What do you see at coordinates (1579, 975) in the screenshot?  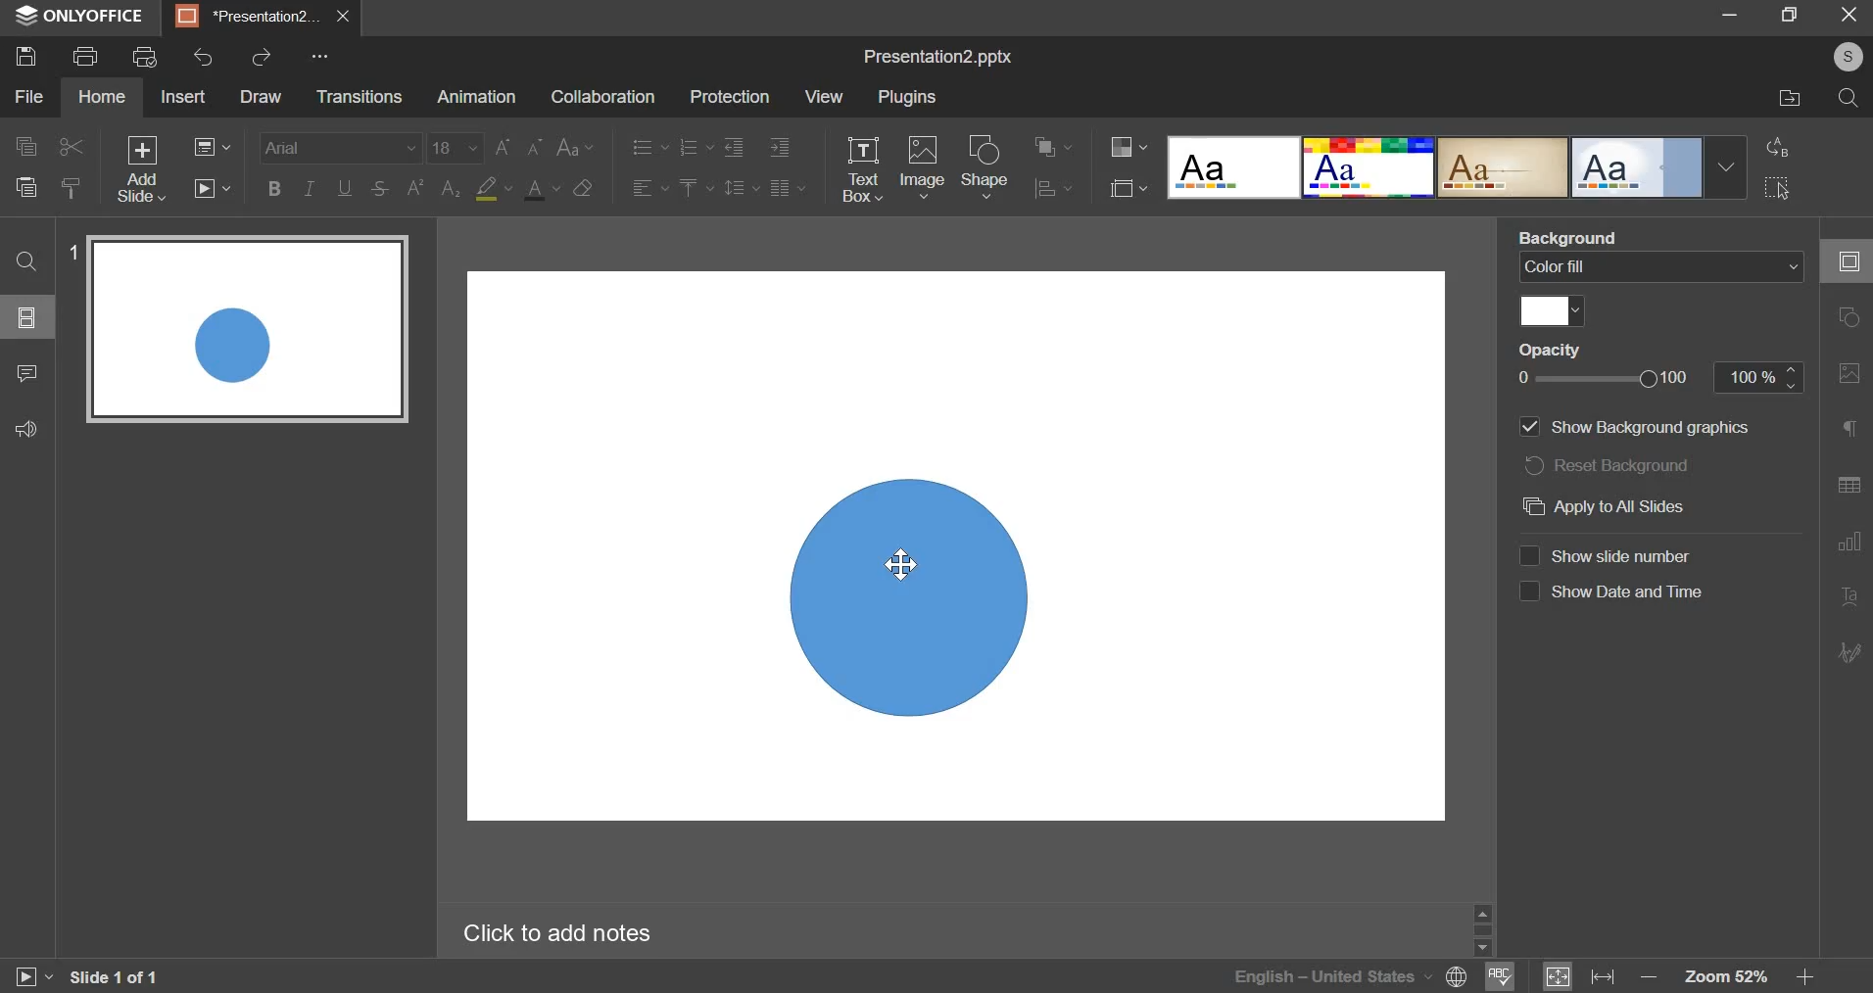 I see `fit` at bounding box center [1579, 975].